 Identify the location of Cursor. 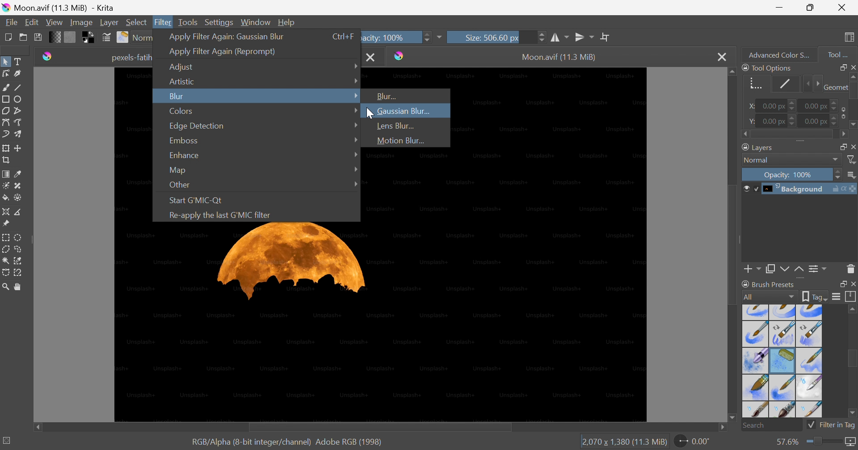
(368, 113).